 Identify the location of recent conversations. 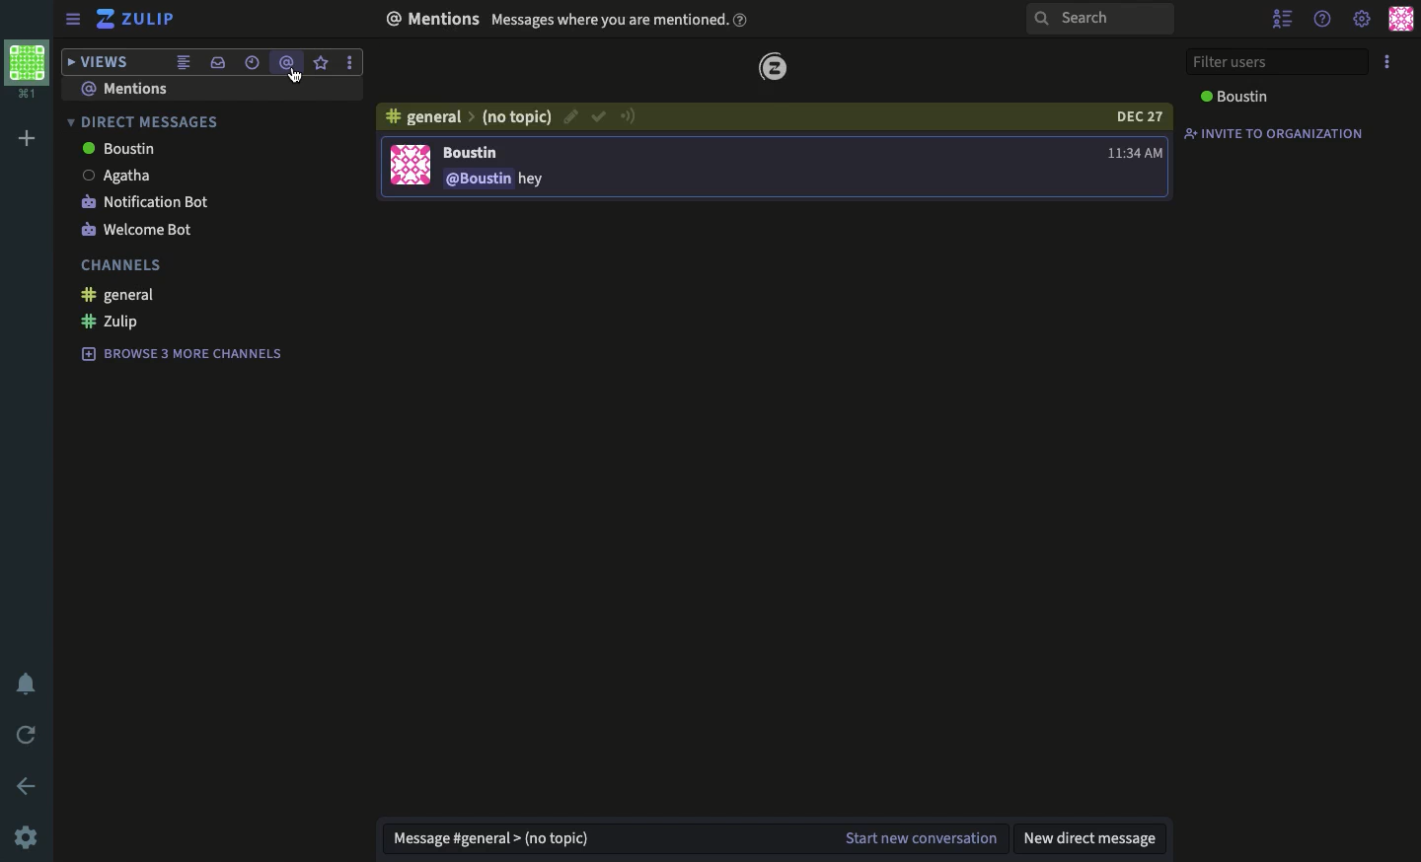
(253, 63).